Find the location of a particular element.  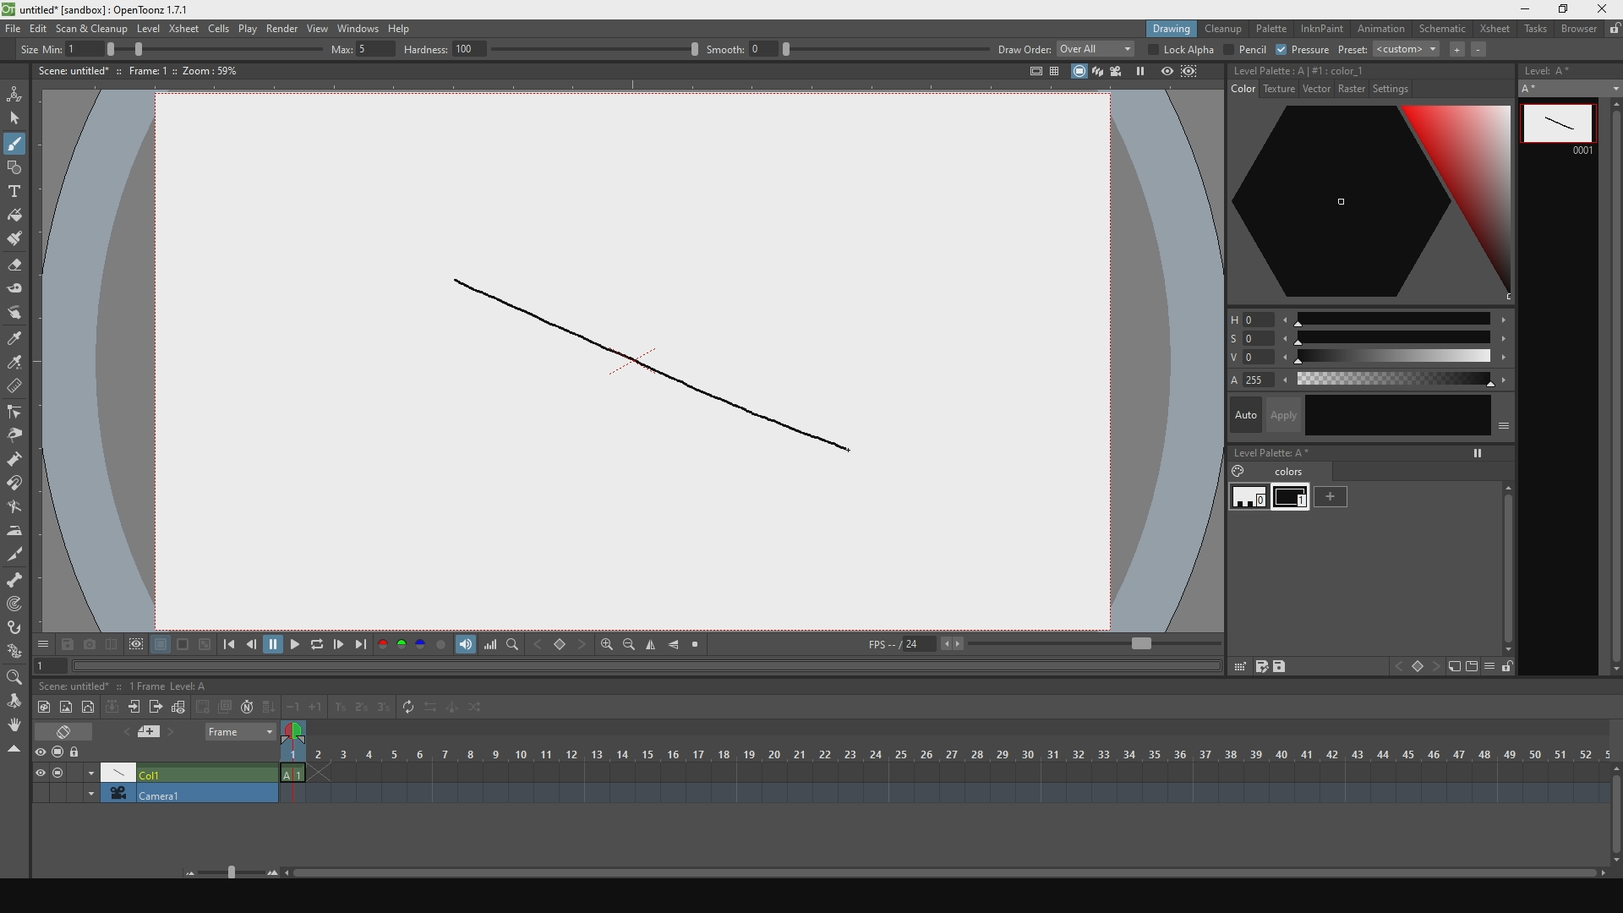

close is located at coordinates (16, 749).